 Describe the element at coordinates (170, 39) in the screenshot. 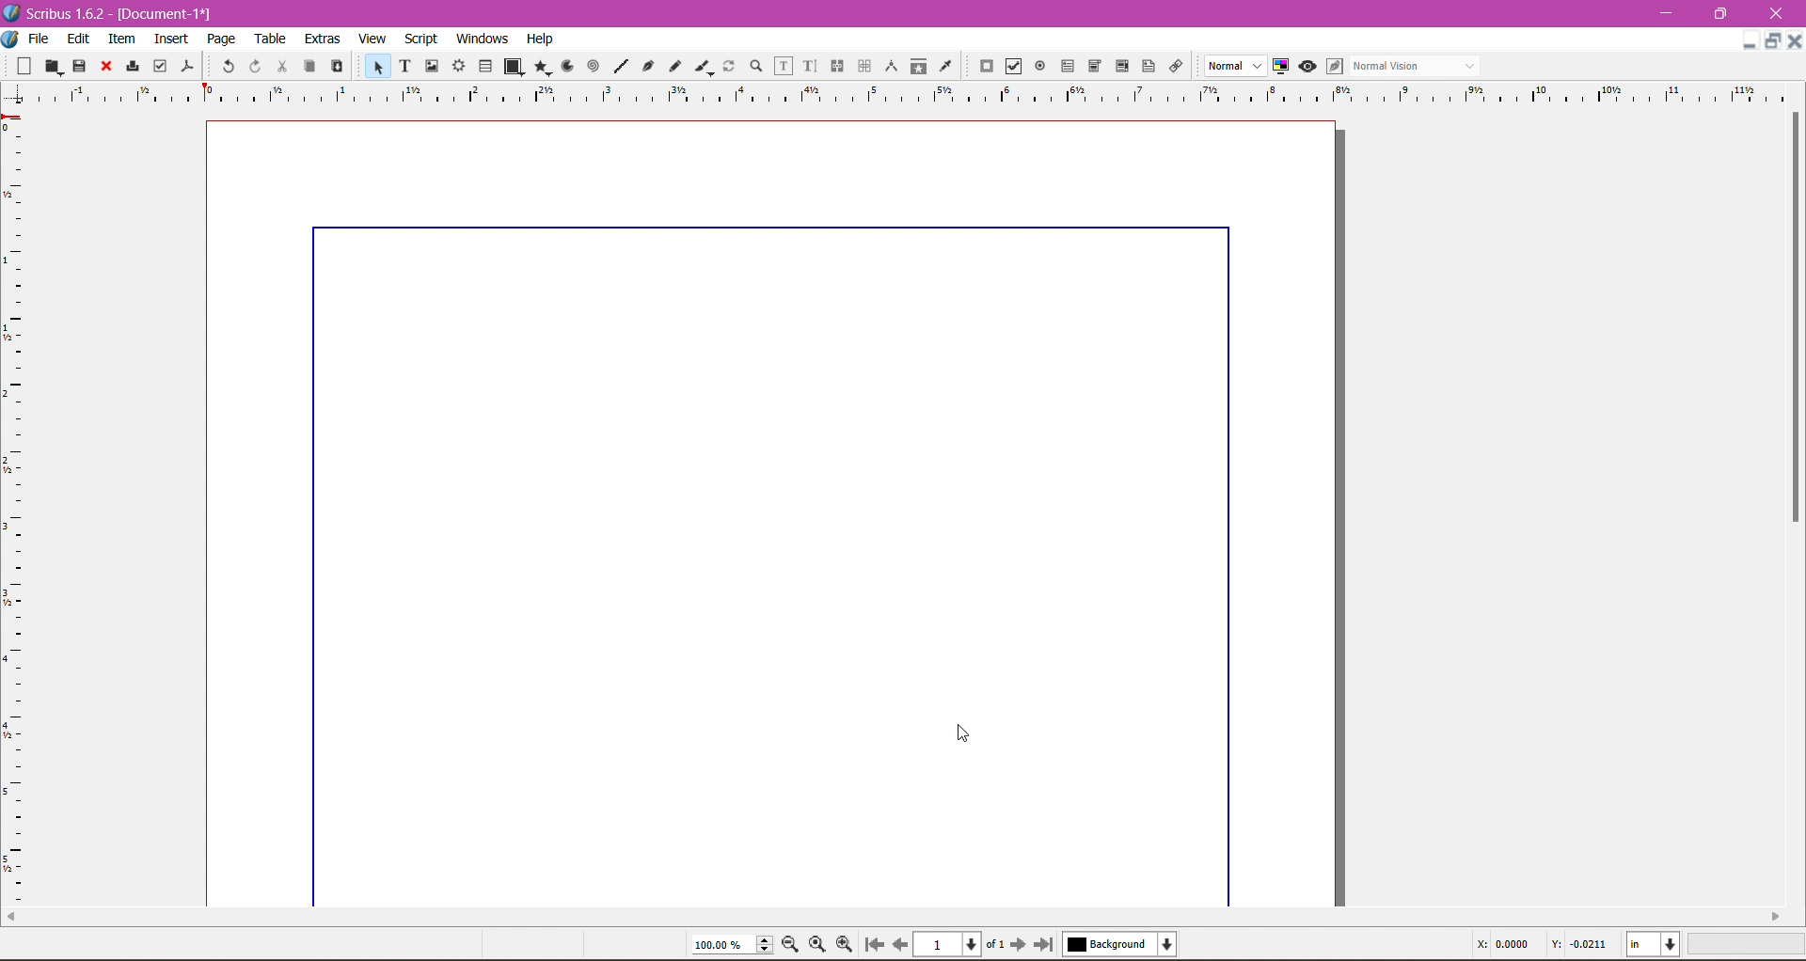

I see `Insert` at that location.